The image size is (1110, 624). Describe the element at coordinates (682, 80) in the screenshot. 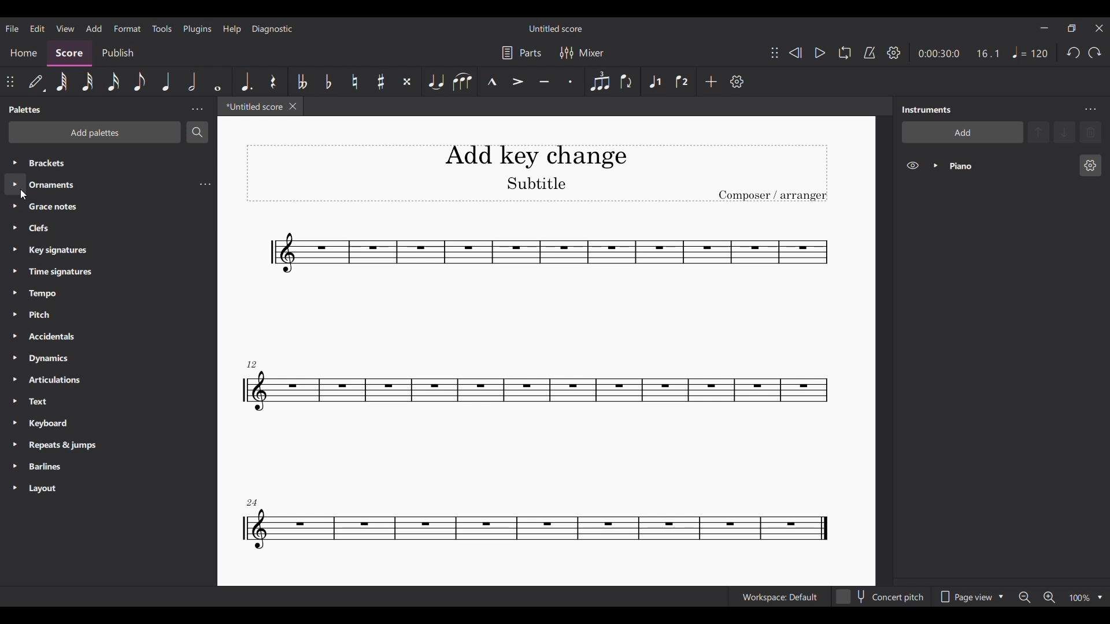

I see `Voice 2` at that location.